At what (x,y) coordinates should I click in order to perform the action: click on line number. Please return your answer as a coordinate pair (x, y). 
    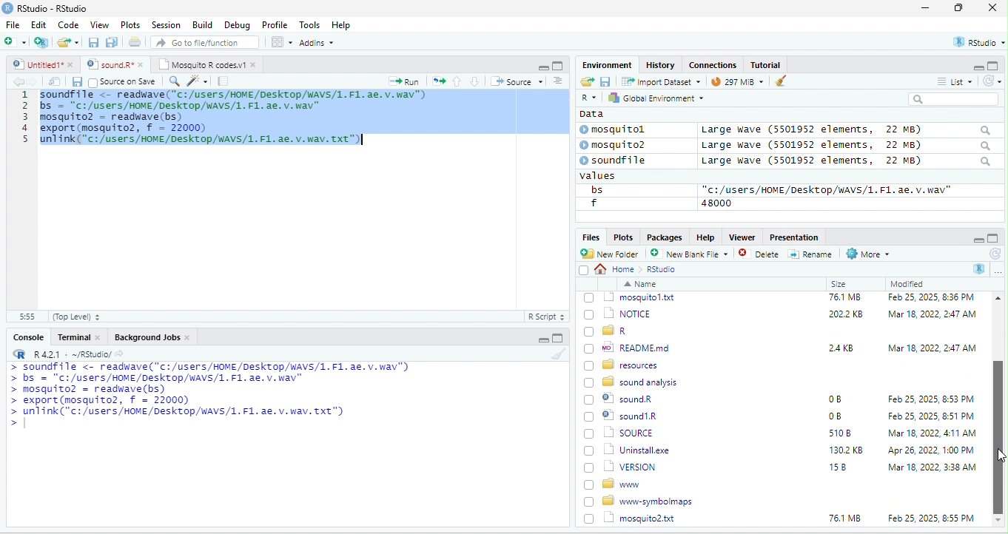
    Looking at the image, I should click on (30, 198).